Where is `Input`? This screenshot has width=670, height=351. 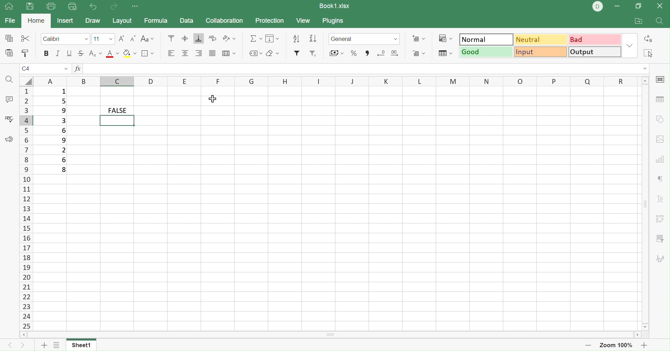
Input is located at coordinates (540, 52).